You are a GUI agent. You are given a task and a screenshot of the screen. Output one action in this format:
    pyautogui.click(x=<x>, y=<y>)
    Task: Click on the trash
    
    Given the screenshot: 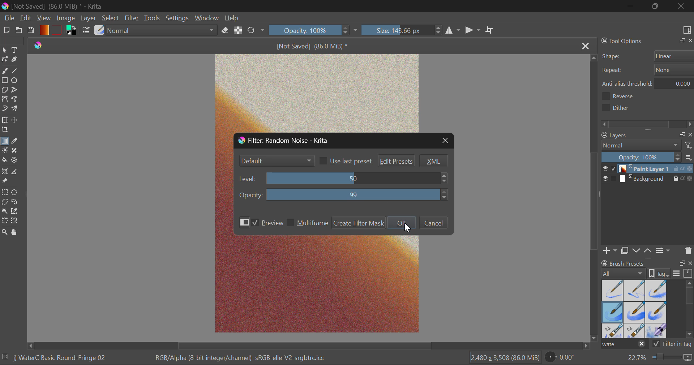 What is the action you would take?
    pyautogui.click(x=688, y=250)
    